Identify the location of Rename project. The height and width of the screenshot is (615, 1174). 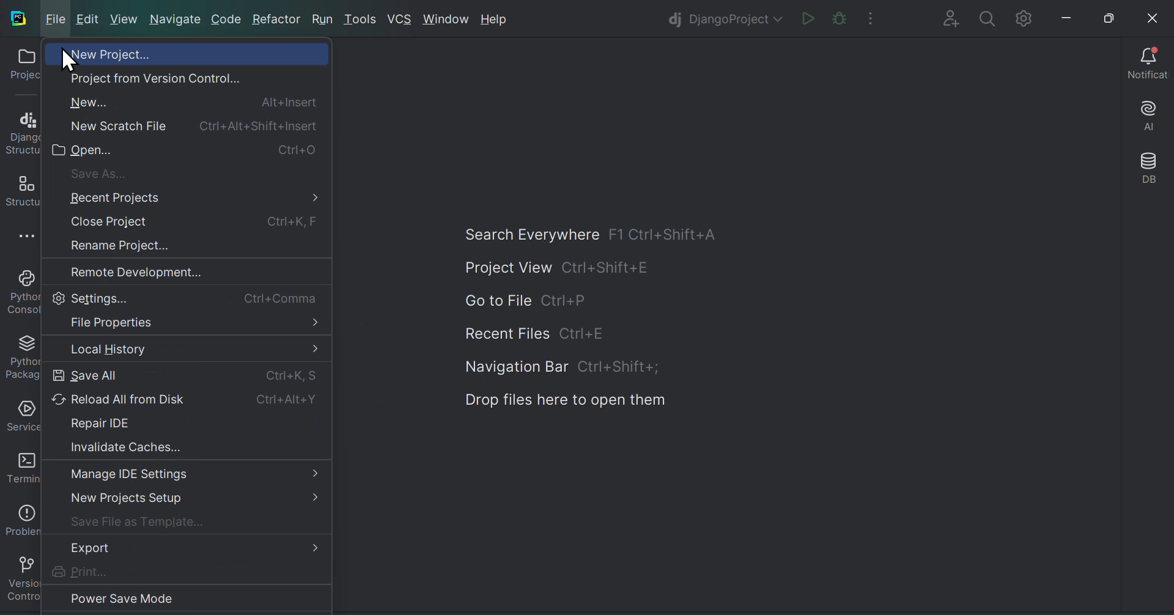
(123, 245).